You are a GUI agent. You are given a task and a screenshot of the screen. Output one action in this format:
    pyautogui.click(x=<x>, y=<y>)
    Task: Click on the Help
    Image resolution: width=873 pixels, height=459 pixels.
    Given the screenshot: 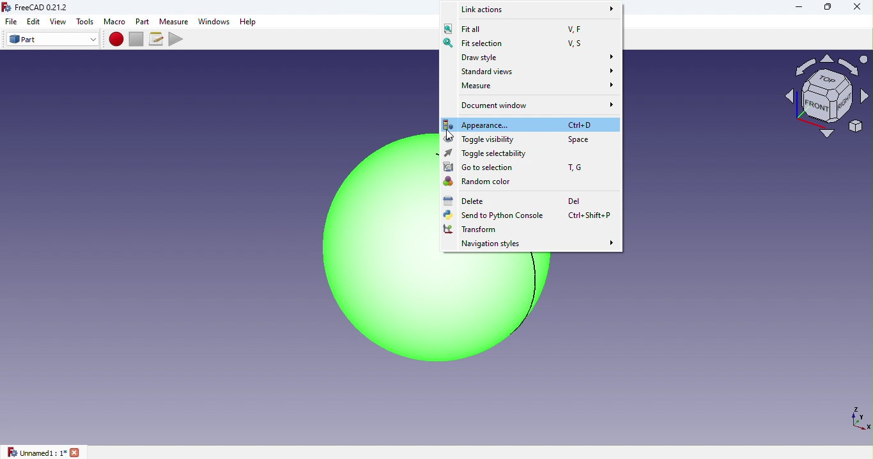 What is the action you would take?
    pyautogui.click(x=251, y=22)
    